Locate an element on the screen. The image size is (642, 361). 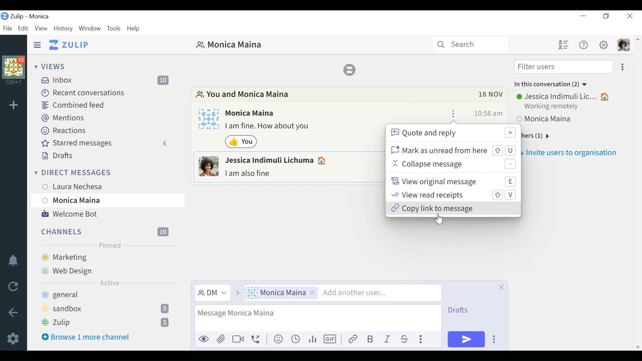
sandbox is located at coordinates (107, 308).